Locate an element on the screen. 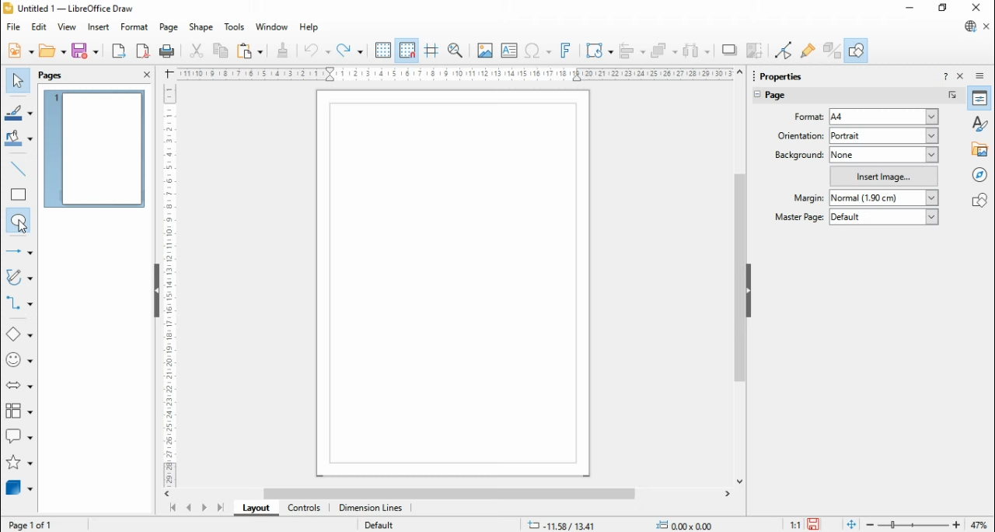  sidebar deck settings is located at coordinates (981, 76).